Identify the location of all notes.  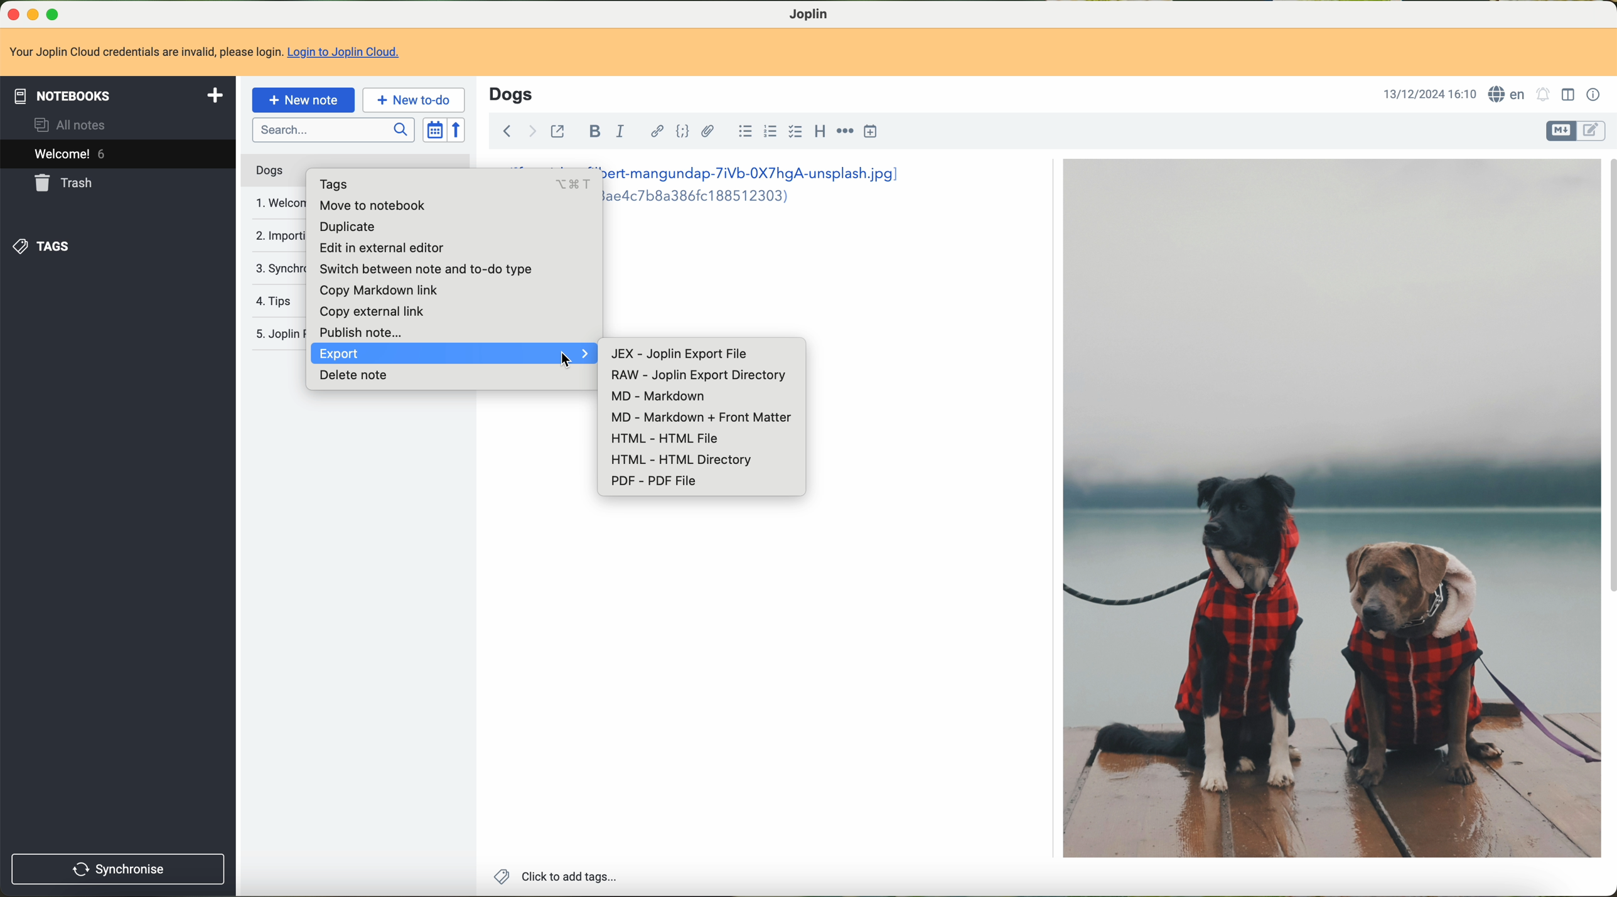
(72, 125).